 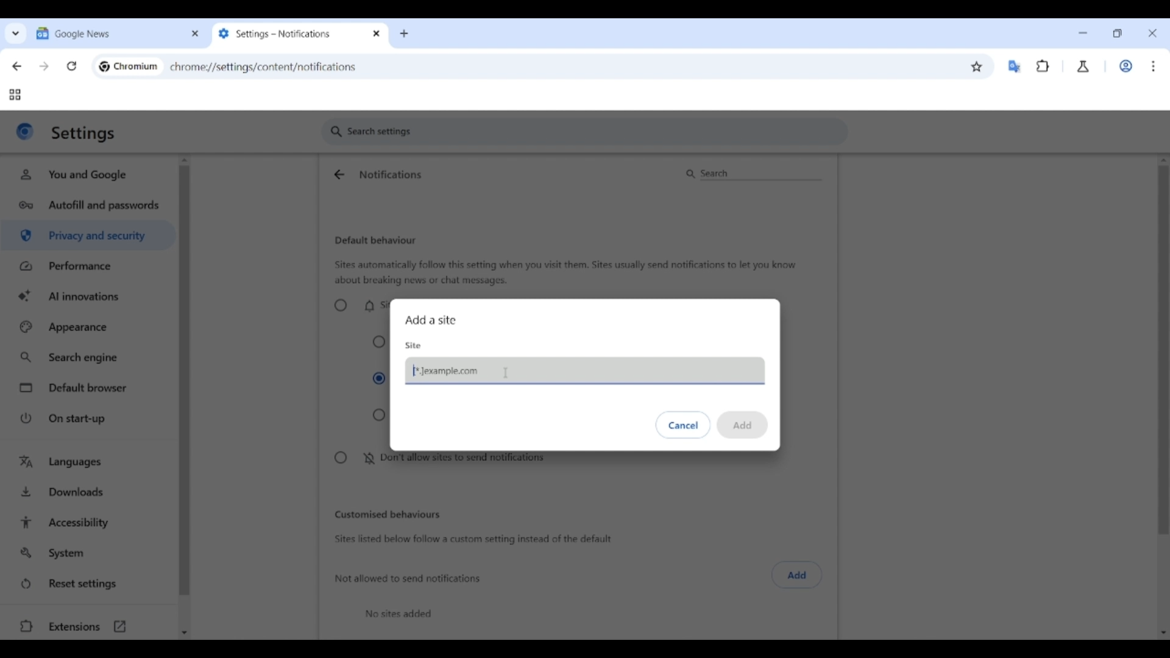 I want to click on Add a site, so click(x=430, y=320).